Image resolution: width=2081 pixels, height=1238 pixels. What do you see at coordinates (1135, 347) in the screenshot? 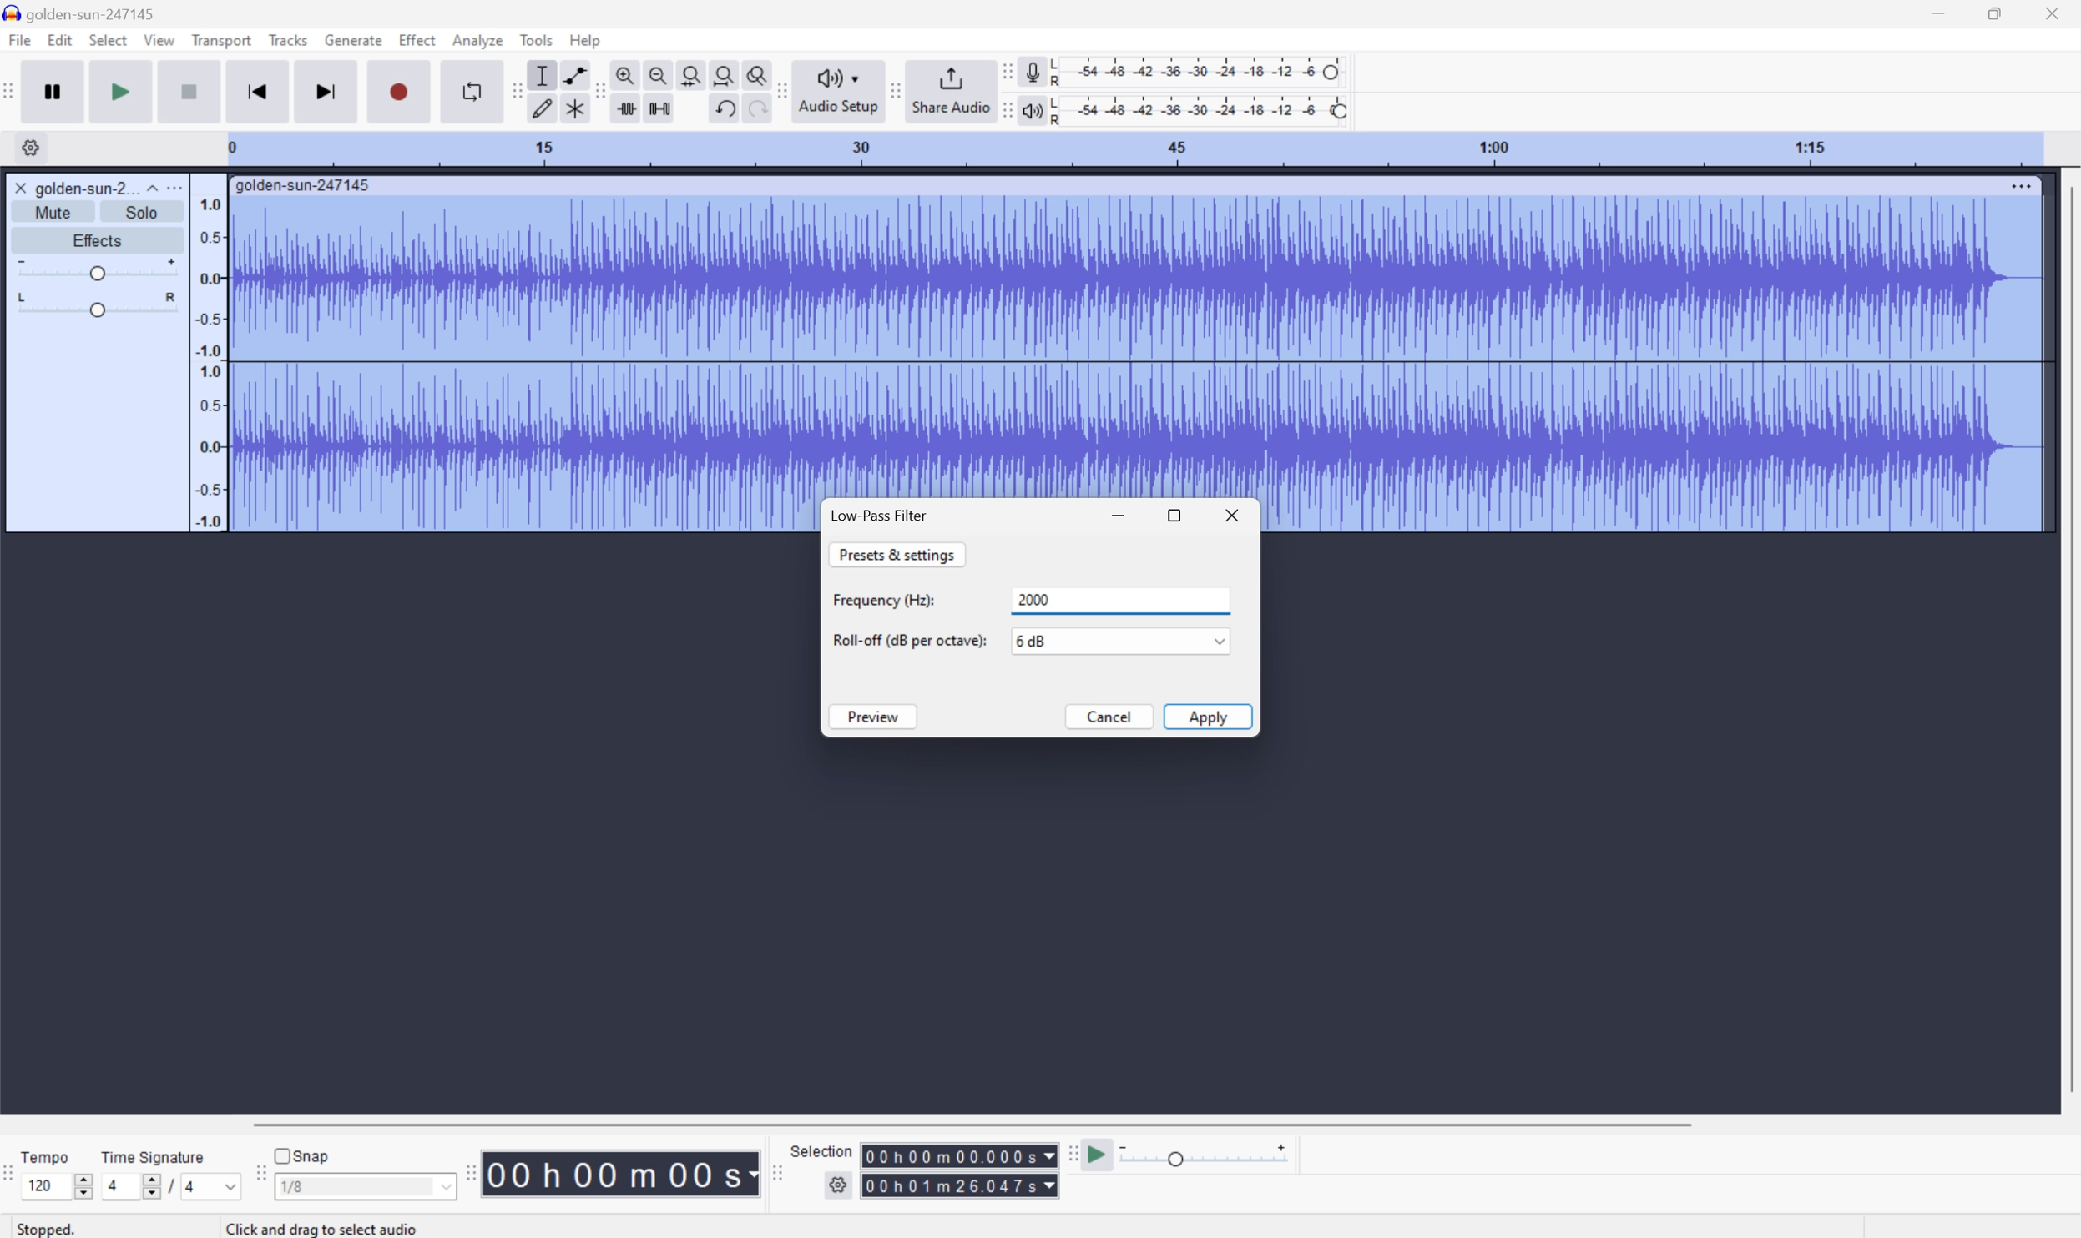
I see `Audio` at bounding box center [1135, 347].